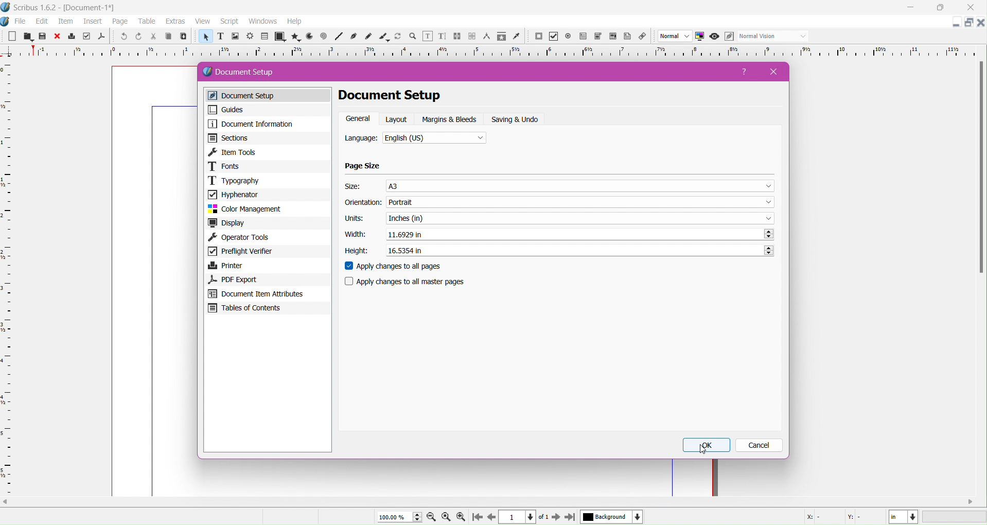  I want to click on save, so click(42, 37).